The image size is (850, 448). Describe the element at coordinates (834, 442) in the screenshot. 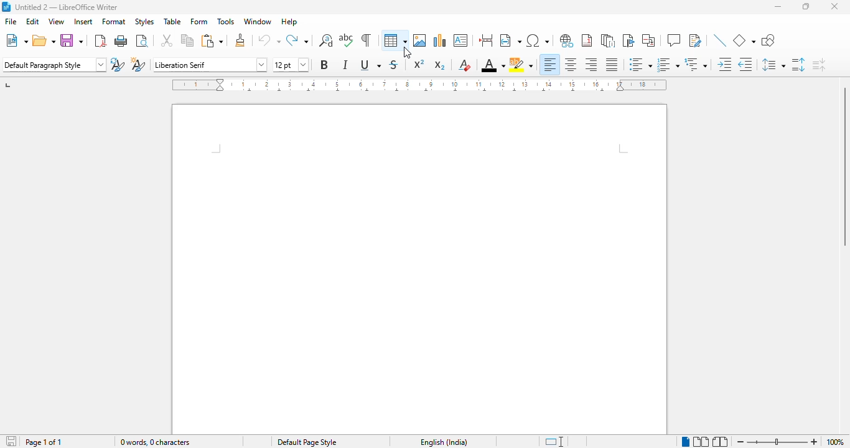

I see `zoom factor` at that location.